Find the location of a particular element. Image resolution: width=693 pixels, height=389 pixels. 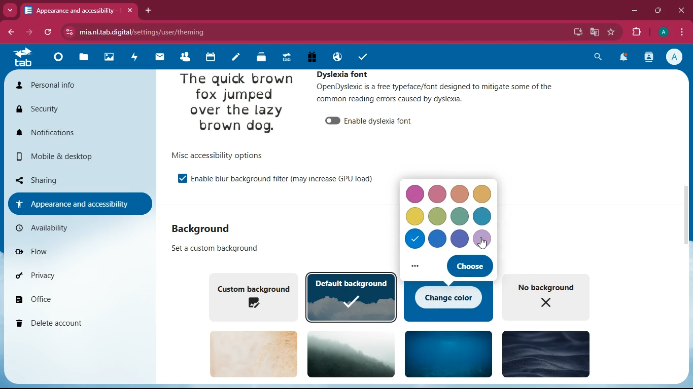

color is located at coordinates (460, 193).